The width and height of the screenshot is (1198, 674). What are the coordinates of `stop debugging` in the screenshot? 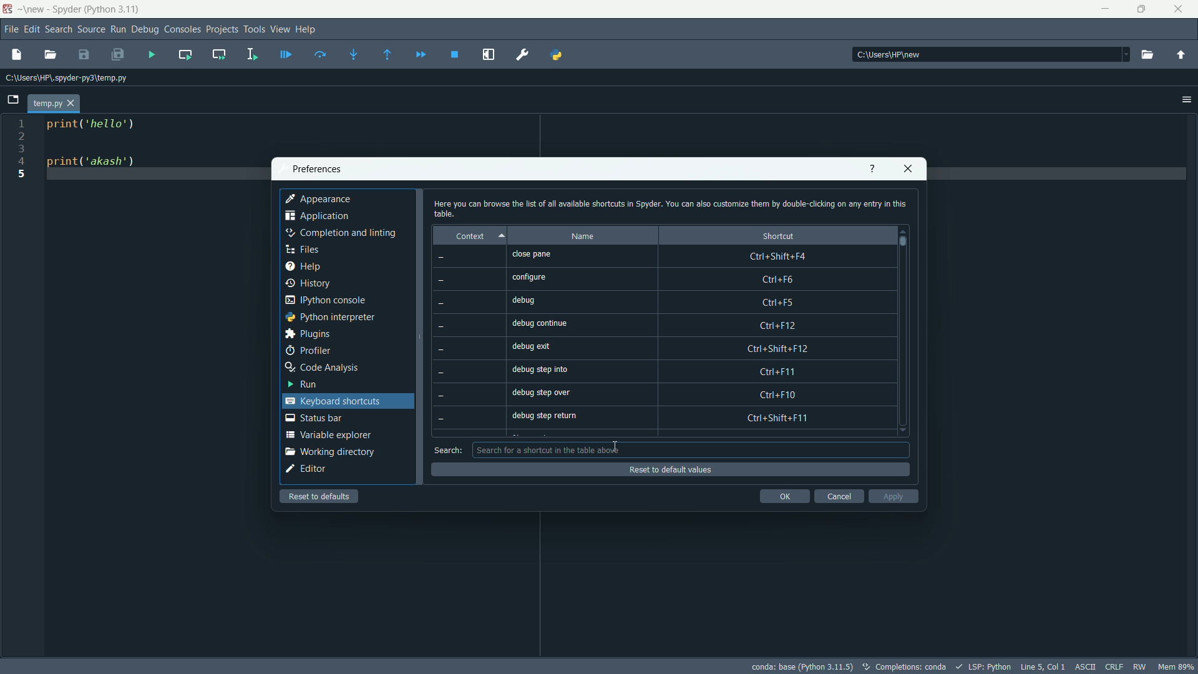 It's located at (456, 55).